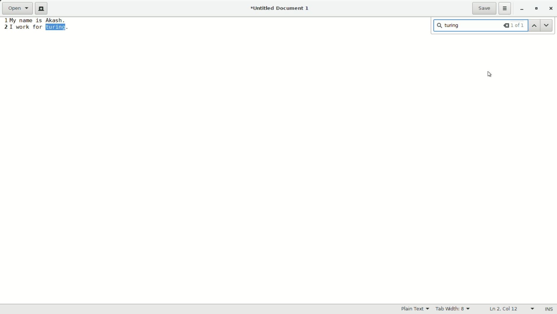 This screenshot has width=557, height=314. Describe the element at coordinates (548, 308) in the screenshot. I see `ins` at that location.